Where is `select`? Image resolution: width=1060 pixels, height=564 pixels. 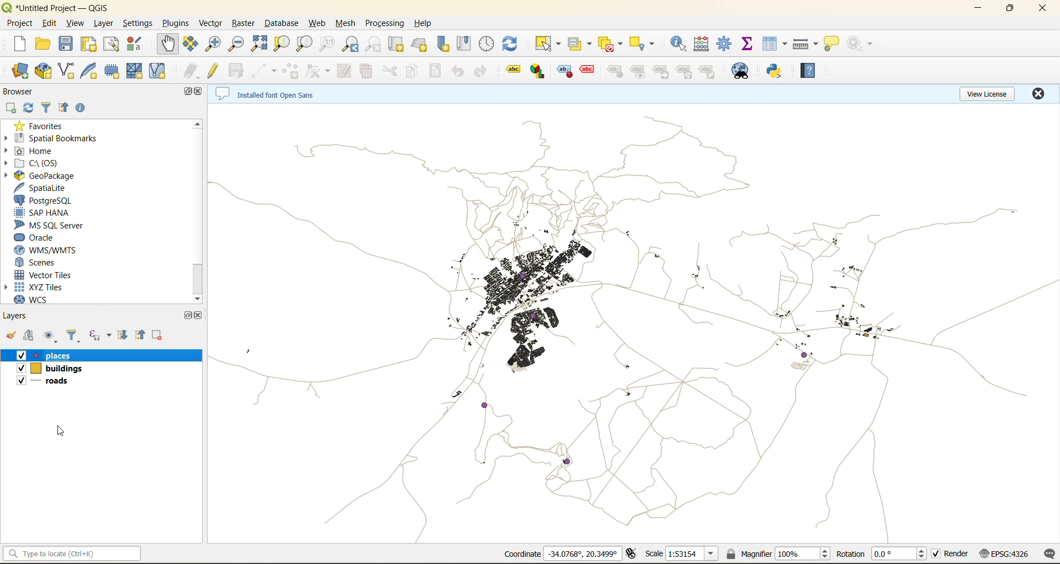
select is located at coordinates (546, 44).